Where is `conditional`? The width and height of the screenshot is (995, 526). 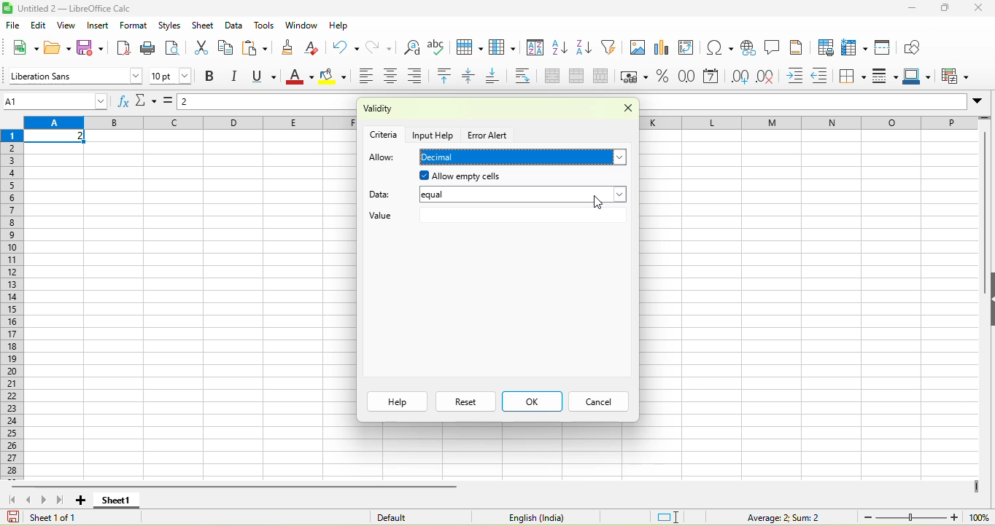
conditional is located at coordinates (957, 76).